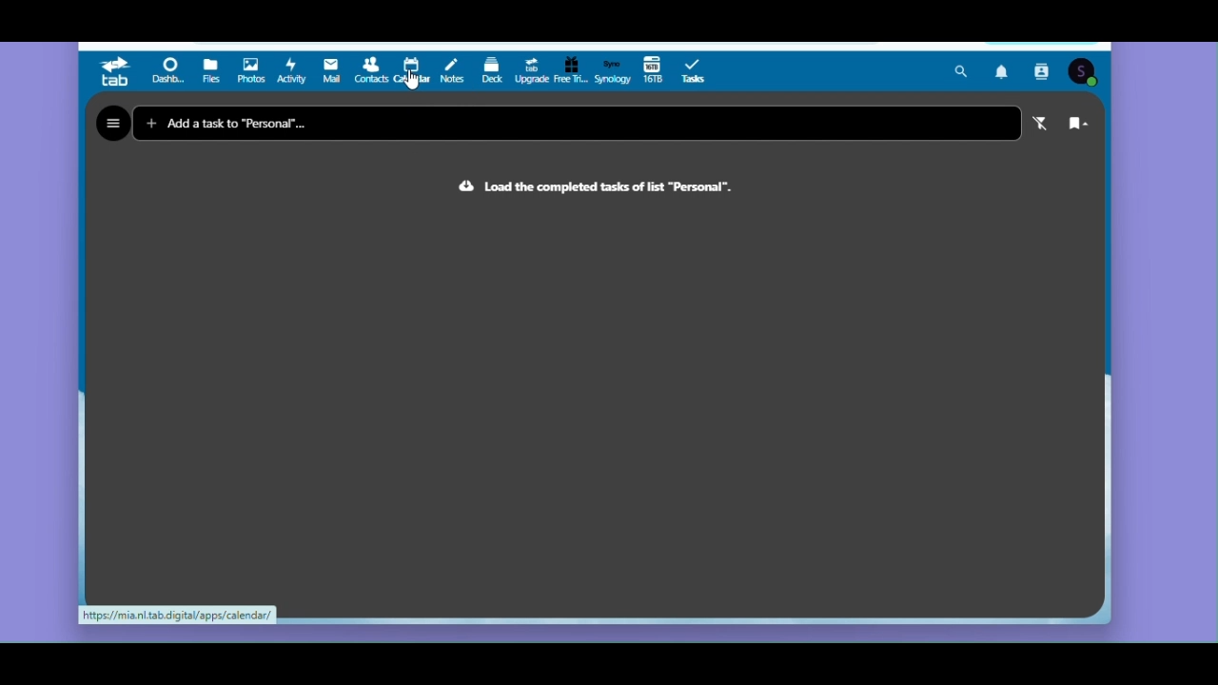 The width and height of the screenshot is (1218, 685). Describe the element at coordinates (411, 79) in the screenshot. I see `Cursor` at that location.